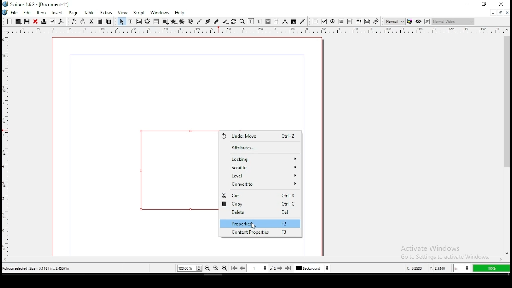 The image size is (512, 288). I want to click on close, so click(35, 22).